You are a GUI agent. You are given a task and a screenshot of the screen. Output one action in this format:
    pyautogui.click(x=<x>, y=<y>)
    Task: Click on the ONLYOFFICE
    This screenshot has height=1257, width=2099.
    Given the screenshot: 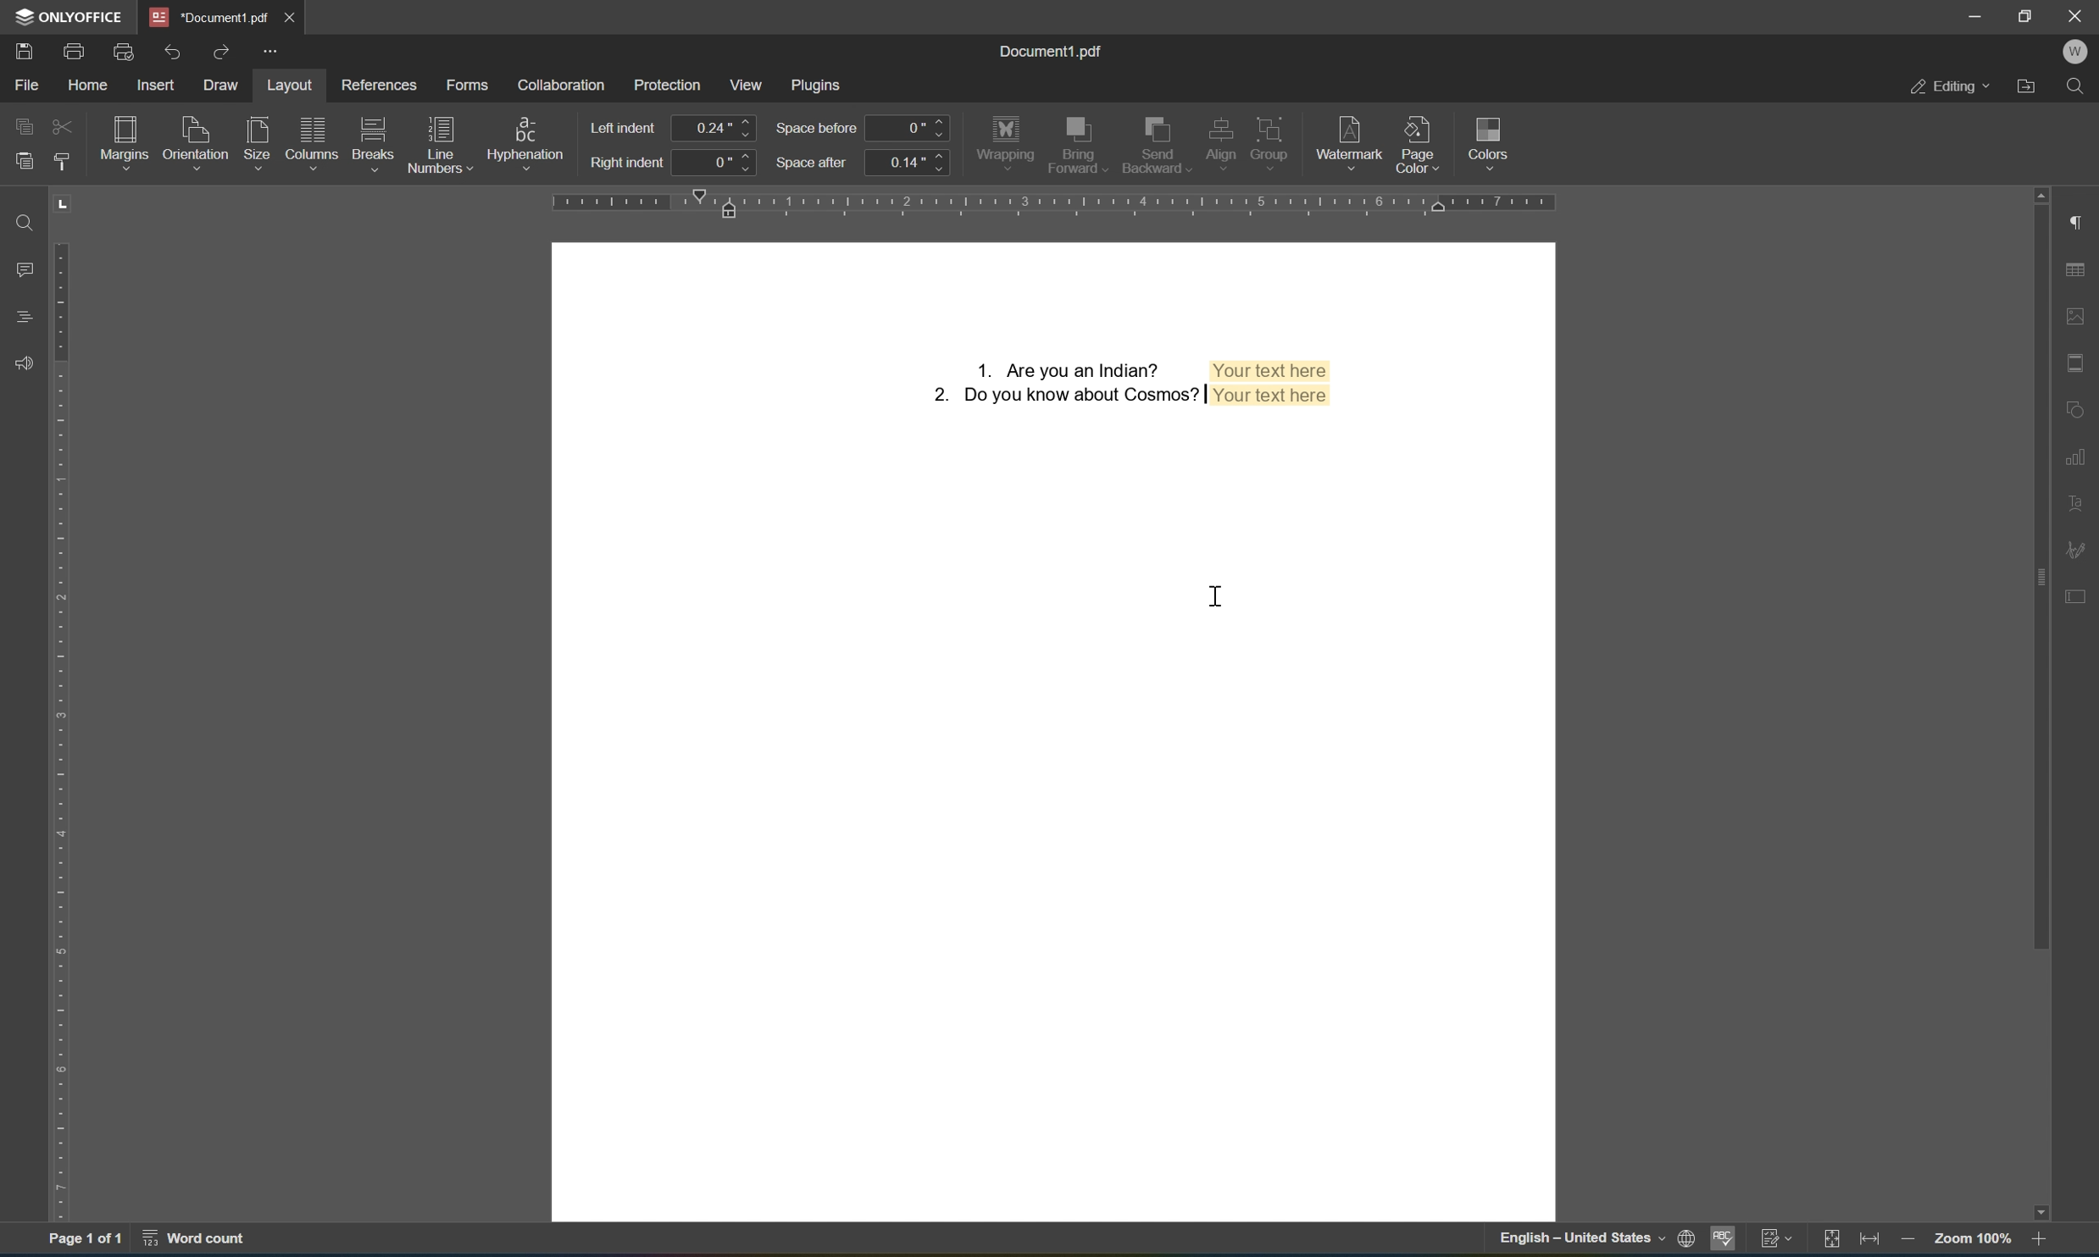 What is the action you would take?
    pyautogui.click(x=69, y=17)
    